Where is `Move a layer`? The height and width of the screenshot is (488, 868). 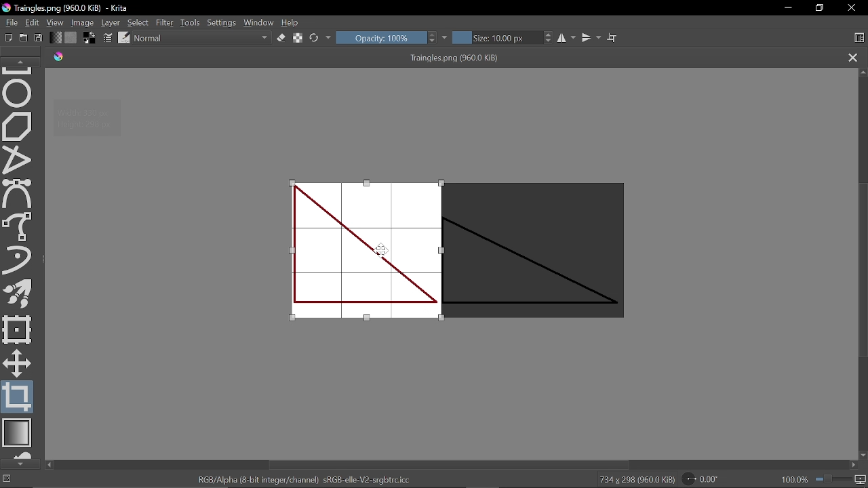
Move a layer is located at coordinates (16, 362).